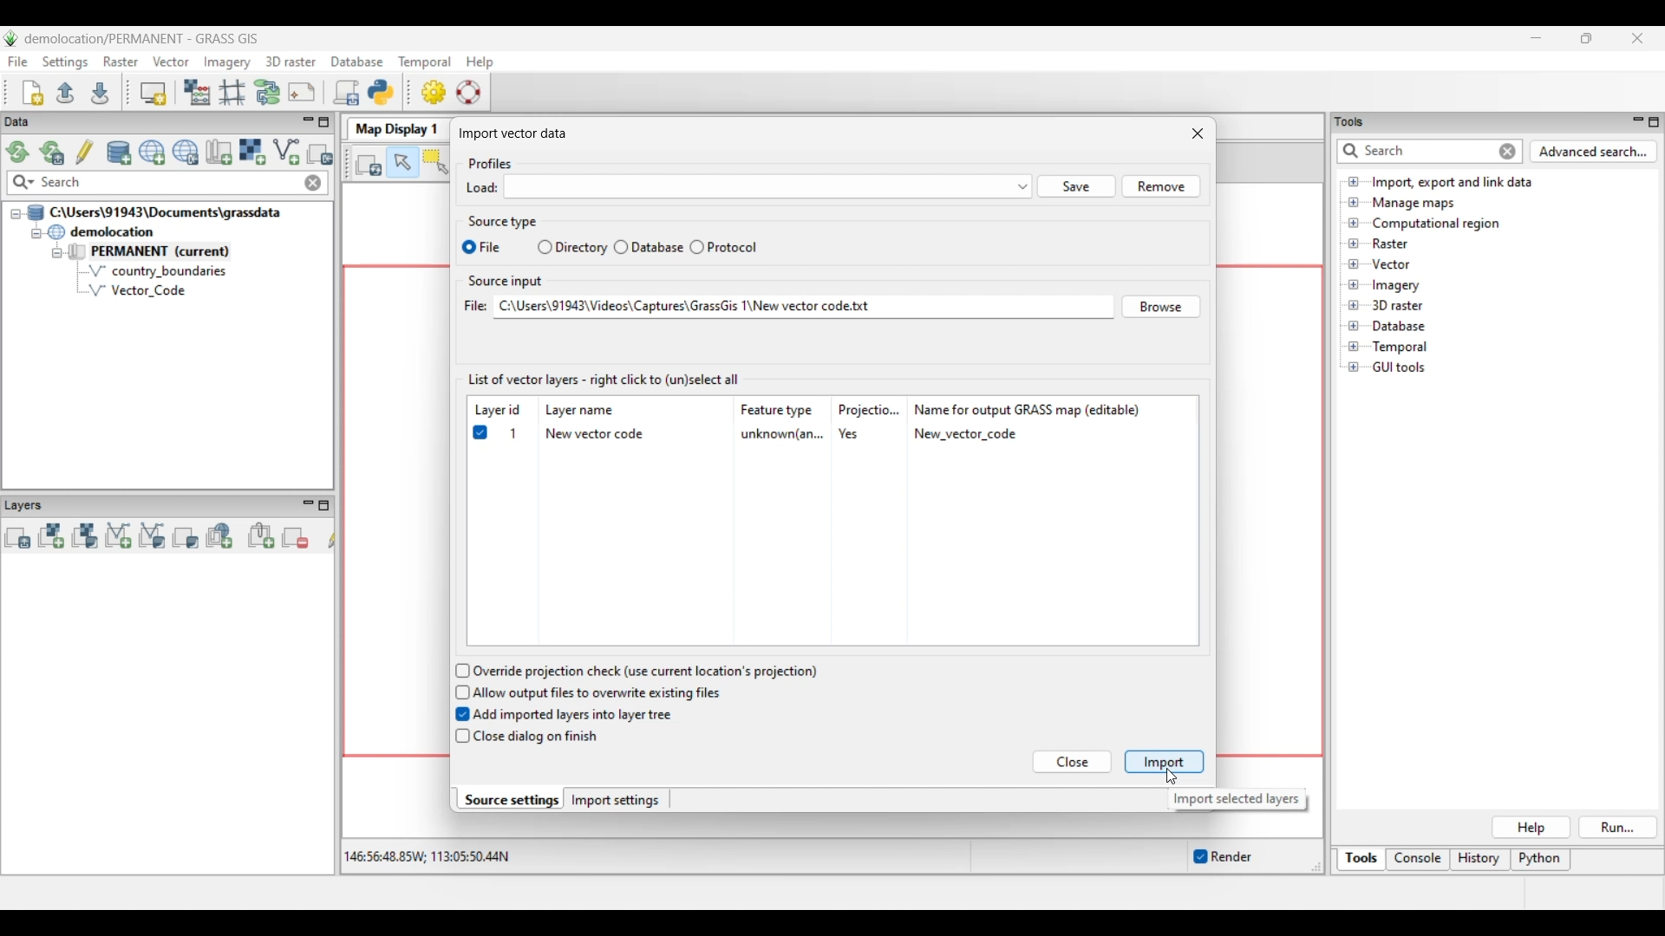 This screenshot has width=1665, height=936. I want to click on Description of selected button, so click(1237, 799).